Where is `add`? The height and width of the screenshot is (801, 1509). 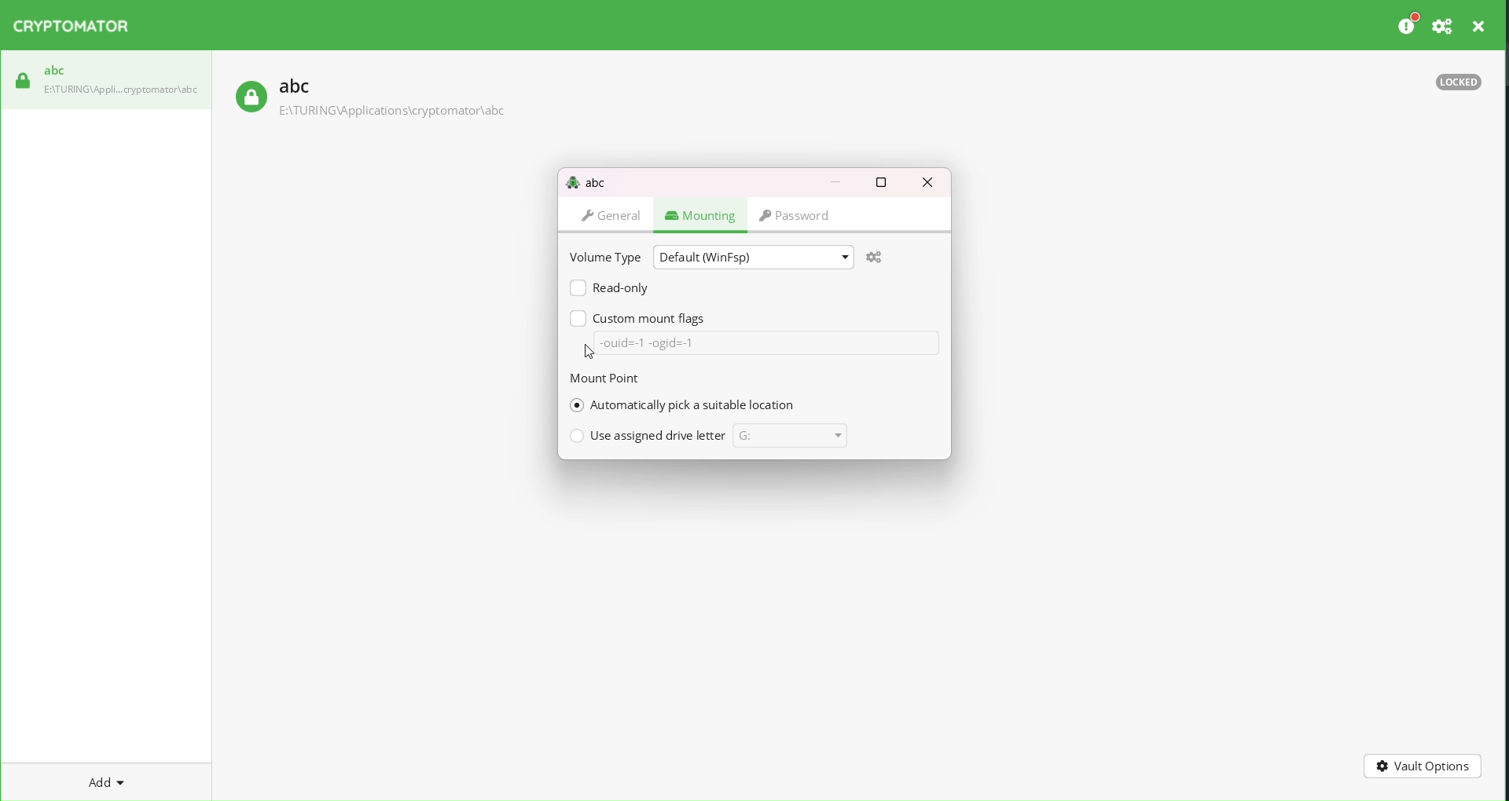 add is located at coordinates (97, 780).